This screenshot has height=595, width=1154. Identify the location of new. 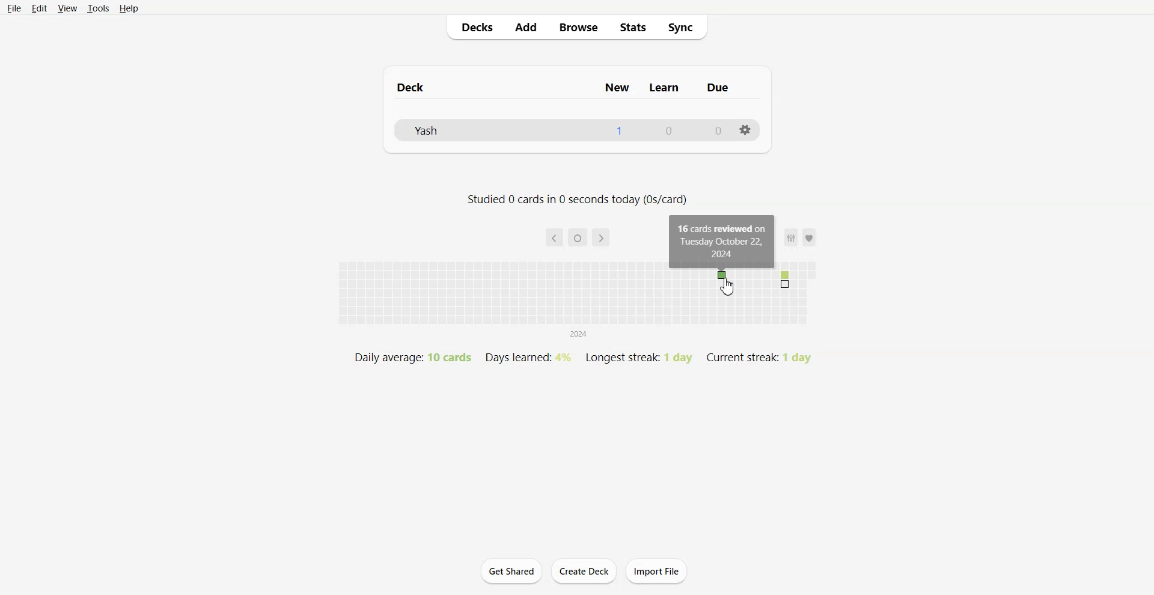
(618, 87).